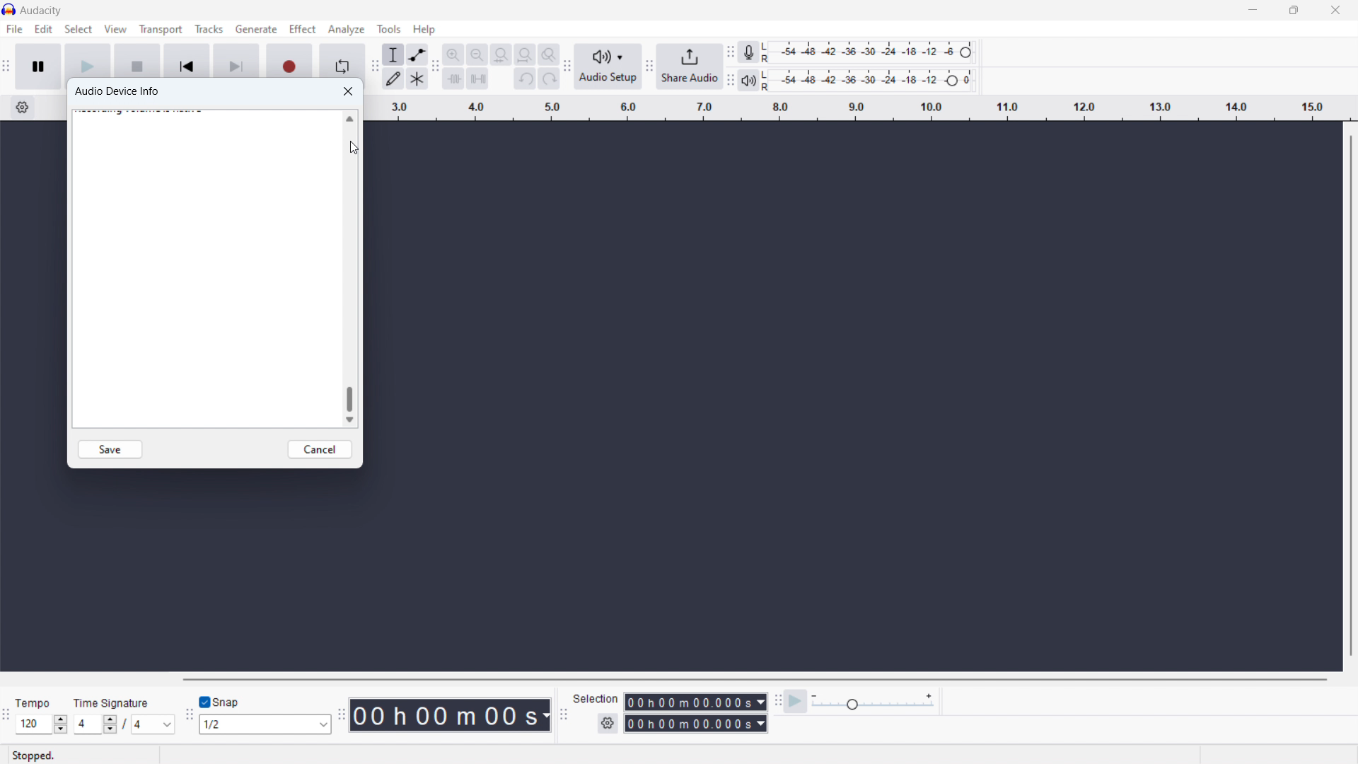 The width and height of the screenshot is (1358, 764). Describe the element at coordinates (115, 29) in the screenshot. I see `view` at that location.